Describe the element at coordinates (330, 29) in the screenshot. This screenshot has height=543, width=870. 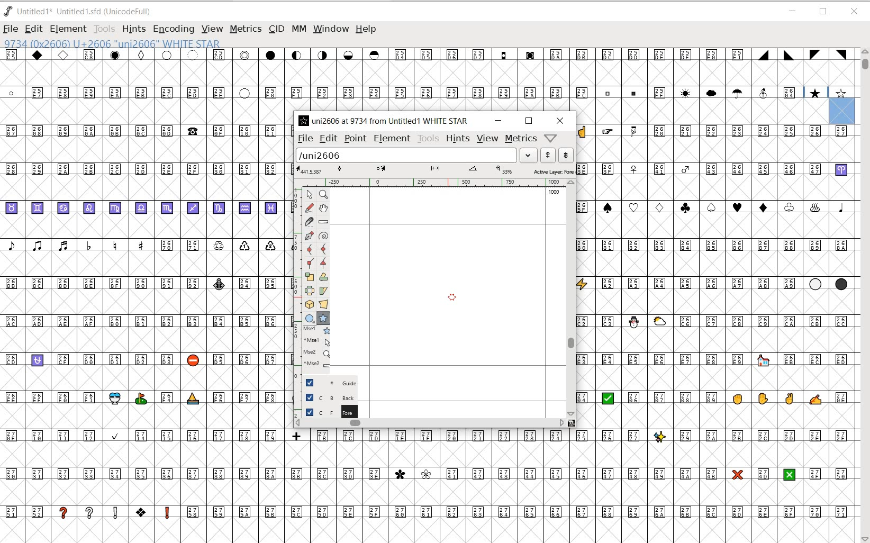
I see `WINDOW` at that location.